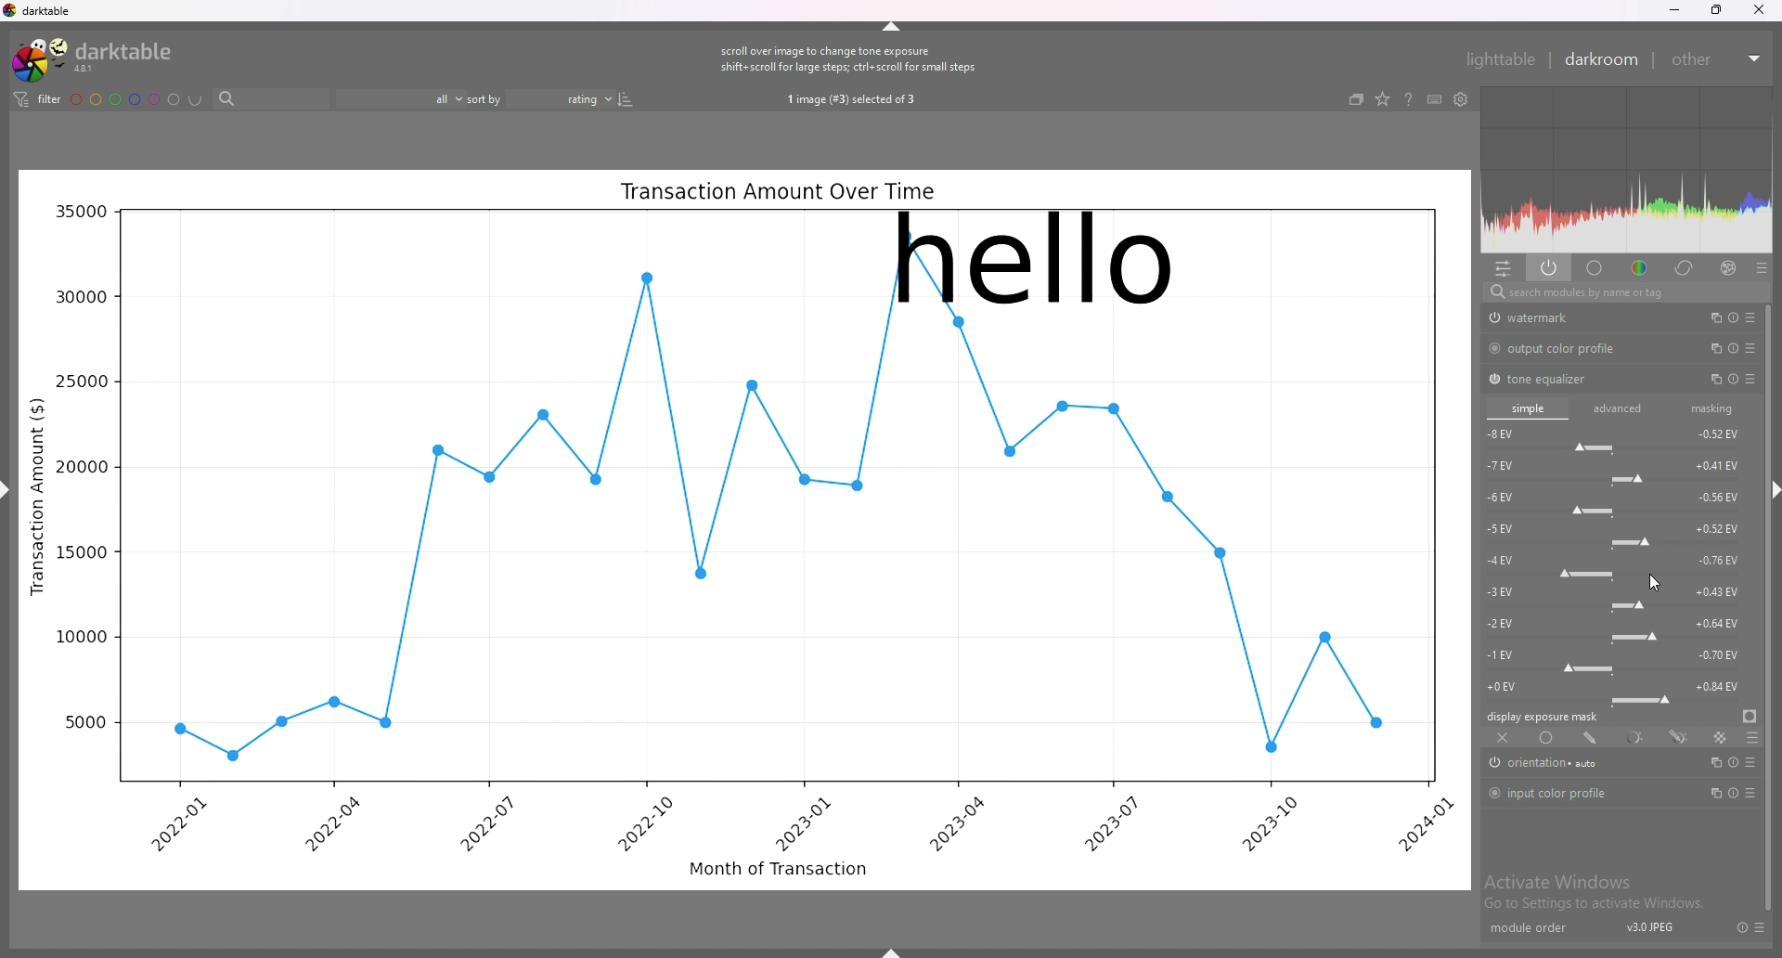 The height and width of the screenshot is (958, 1782). What do you see at coordinates (1633, 737) in the screenshot?
I see `parametric mask` at bounding box center [1633, 737].